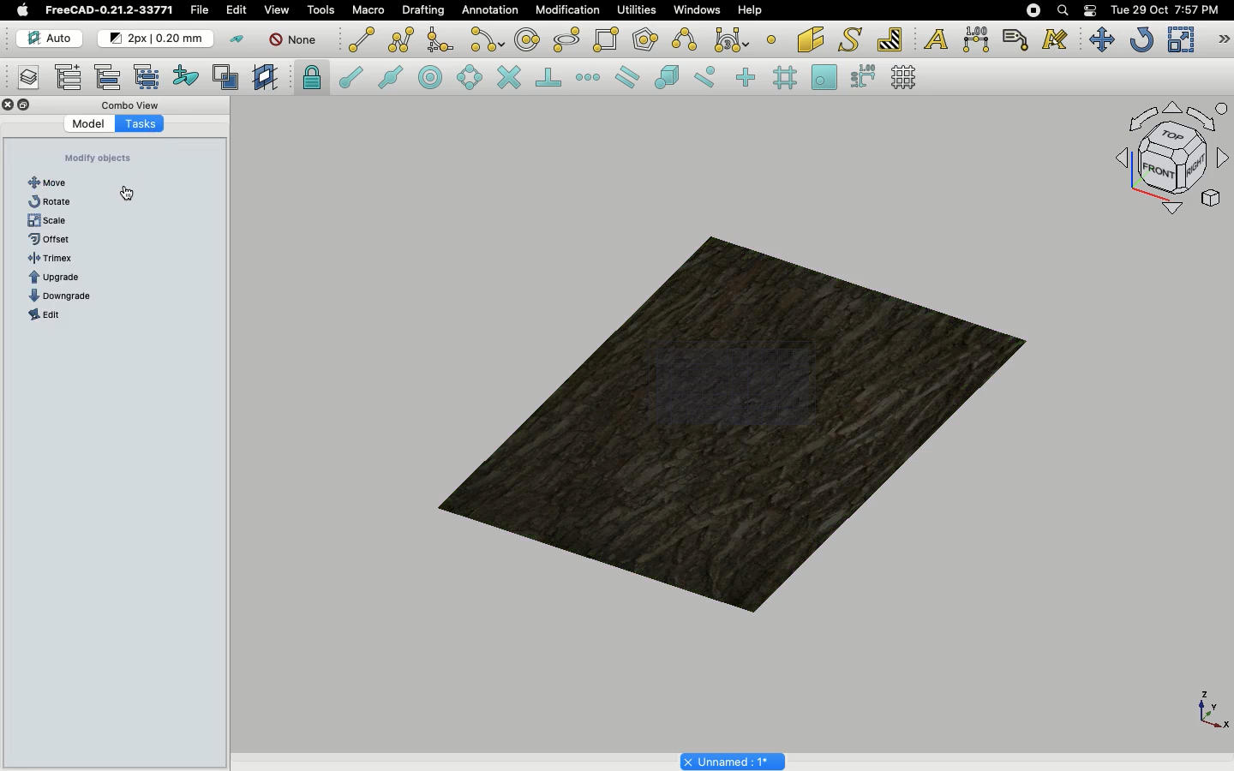 The image size is (1234, 771). I want to click on Snap extension, so click(590, 78).